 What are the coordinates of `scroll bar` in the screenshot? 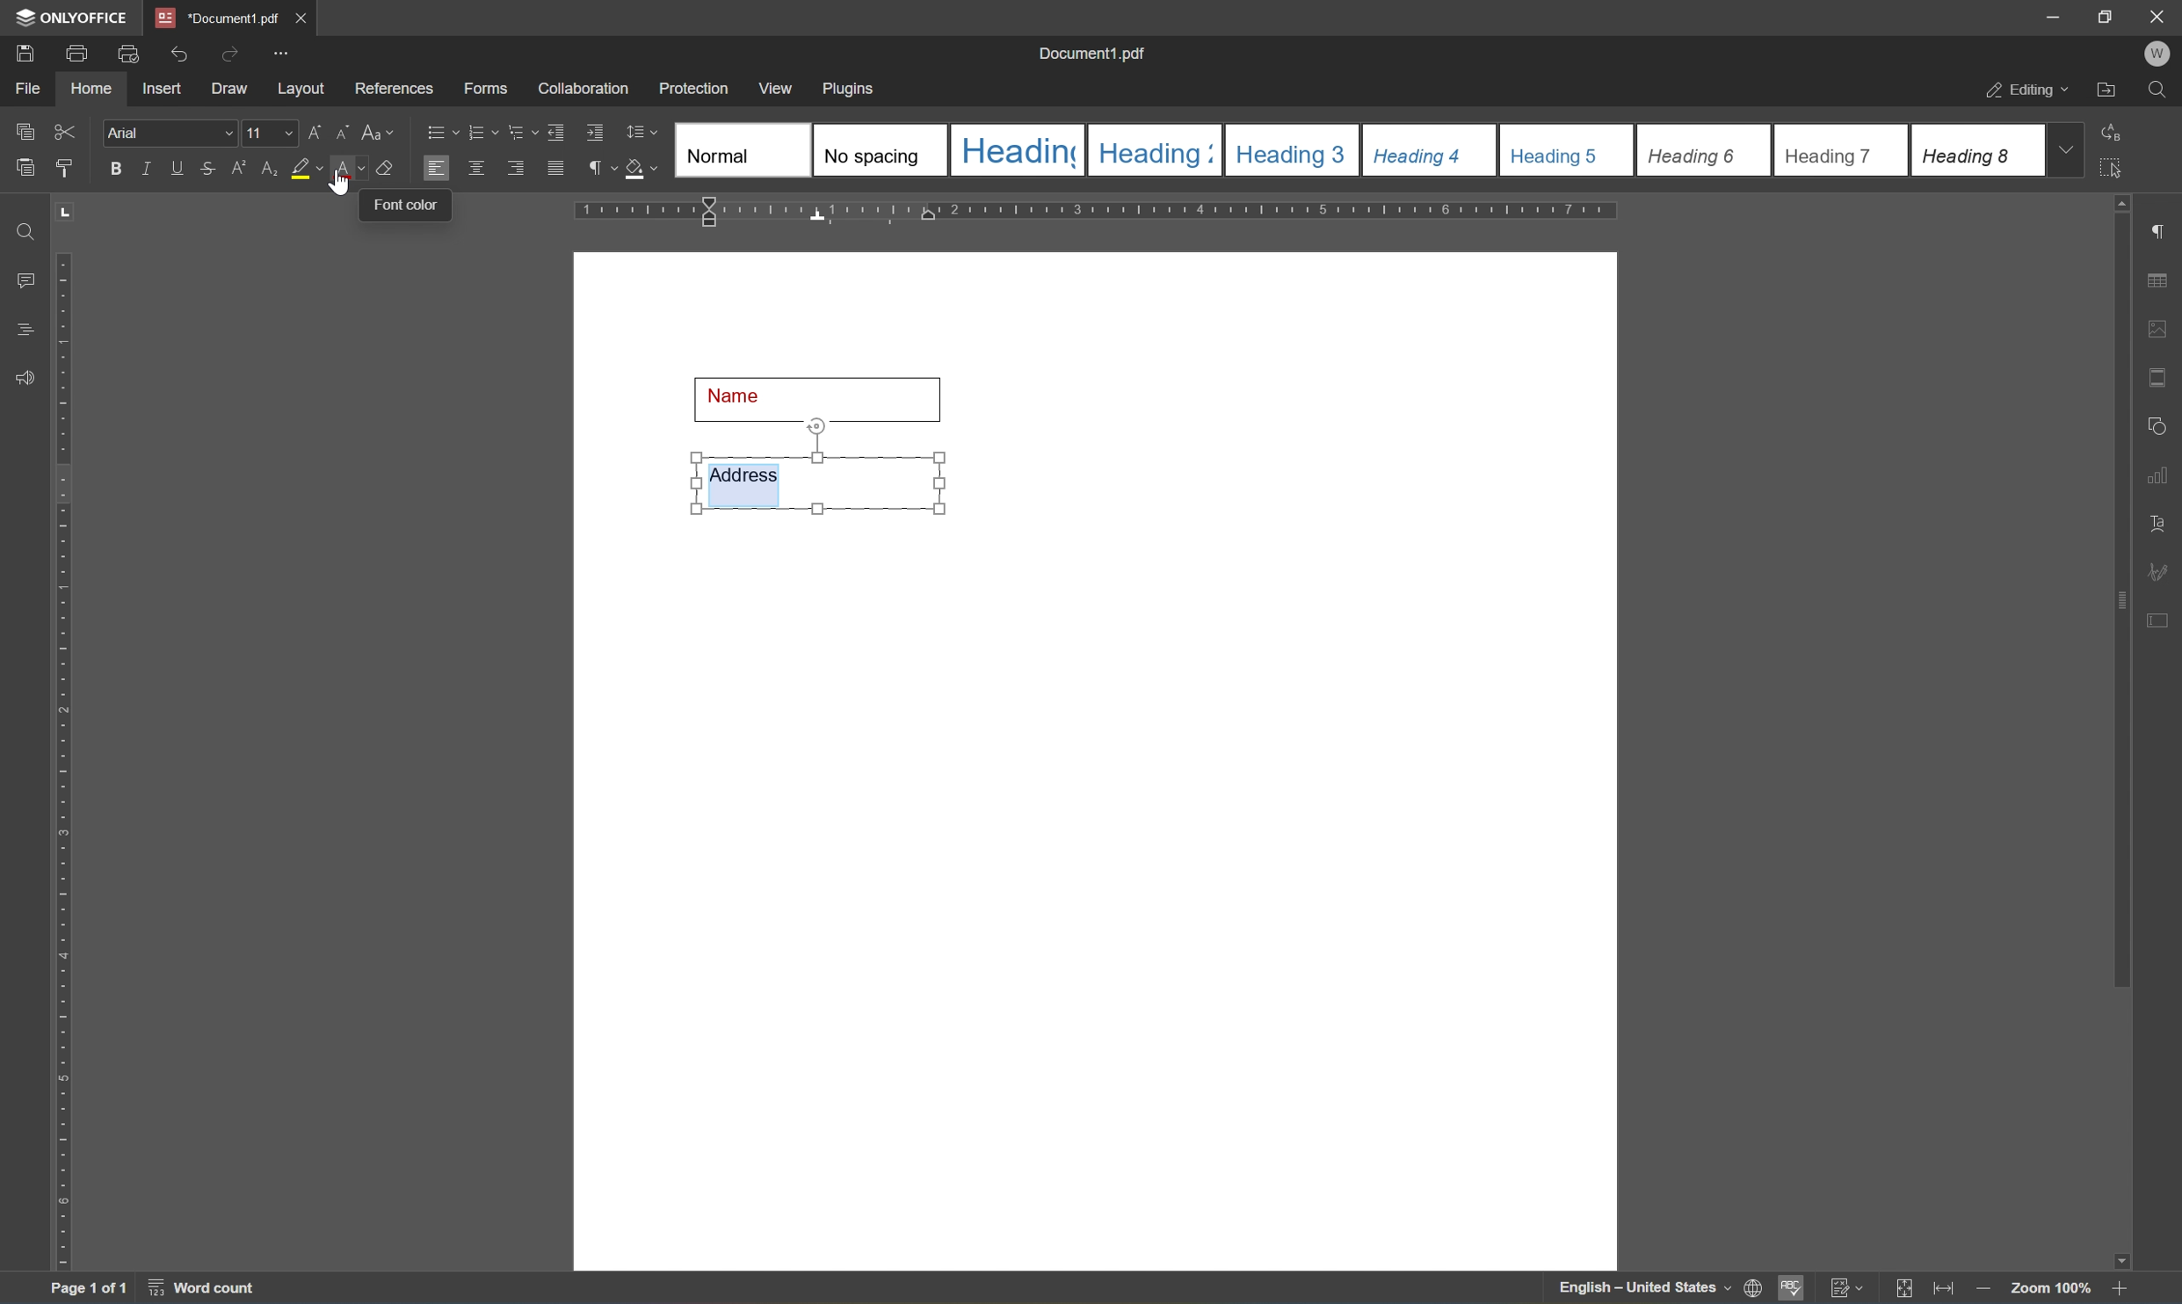 It's located at (2122, 602).